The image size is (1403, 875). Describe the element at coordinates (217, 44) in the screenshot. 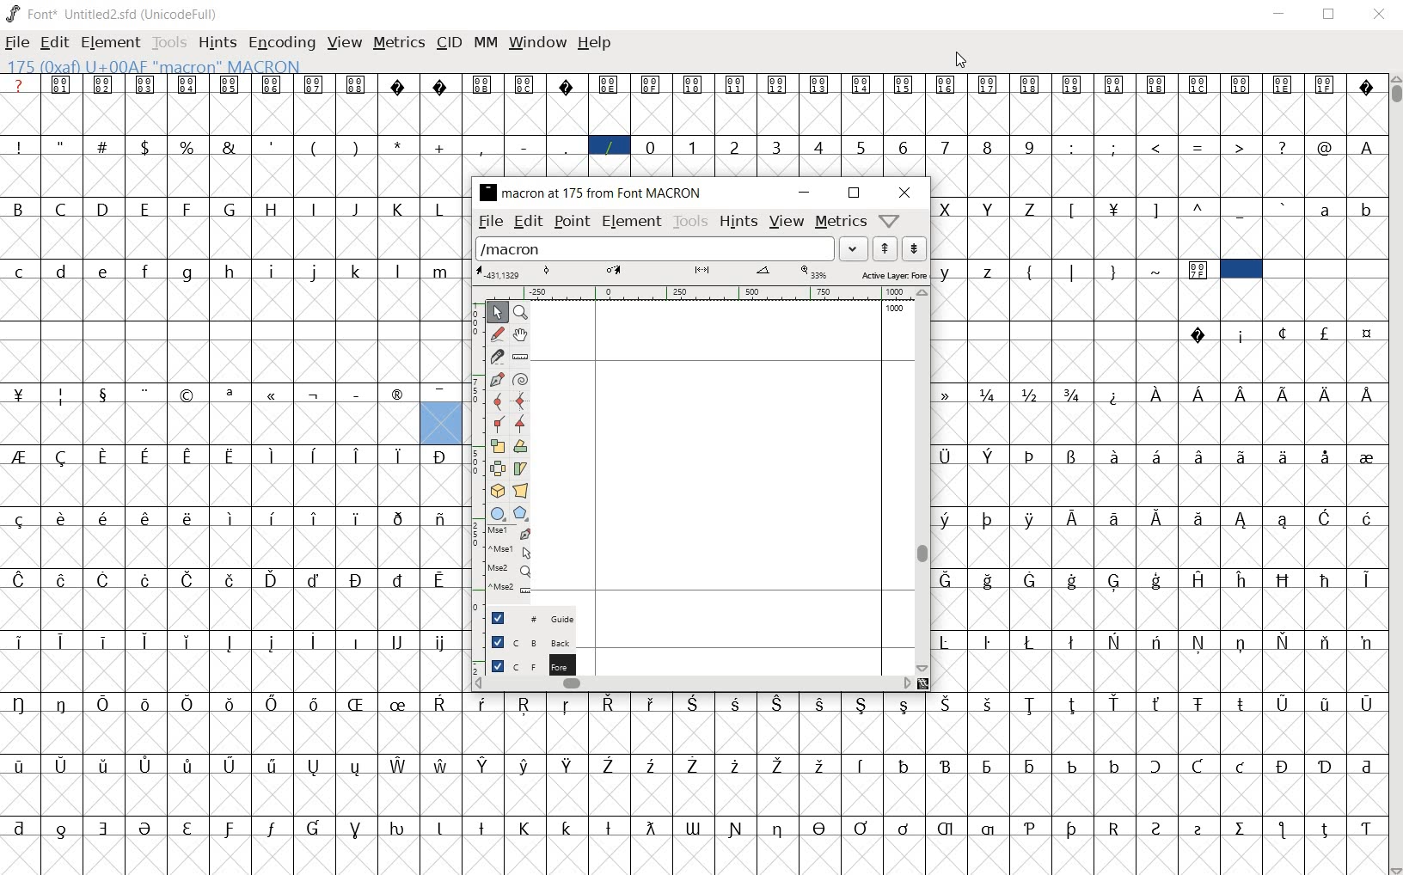

I see `hints` at that location.